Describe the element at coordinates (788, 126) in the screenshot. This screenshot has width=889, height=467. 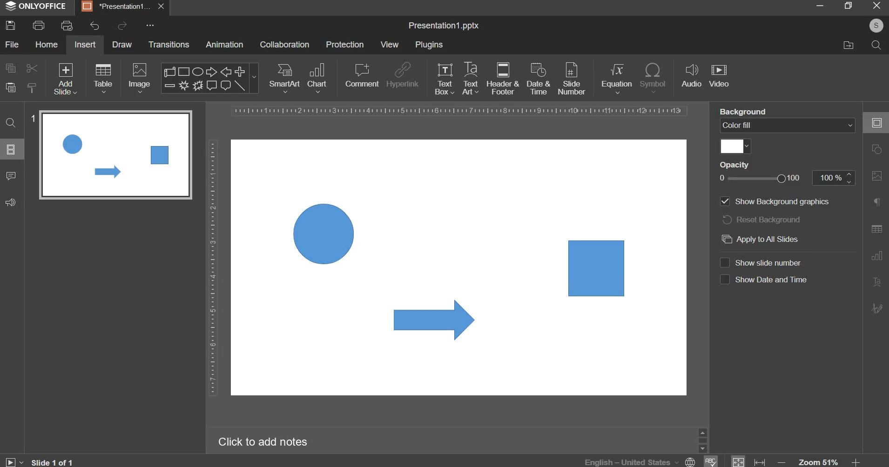
I see `background fill` at that location.